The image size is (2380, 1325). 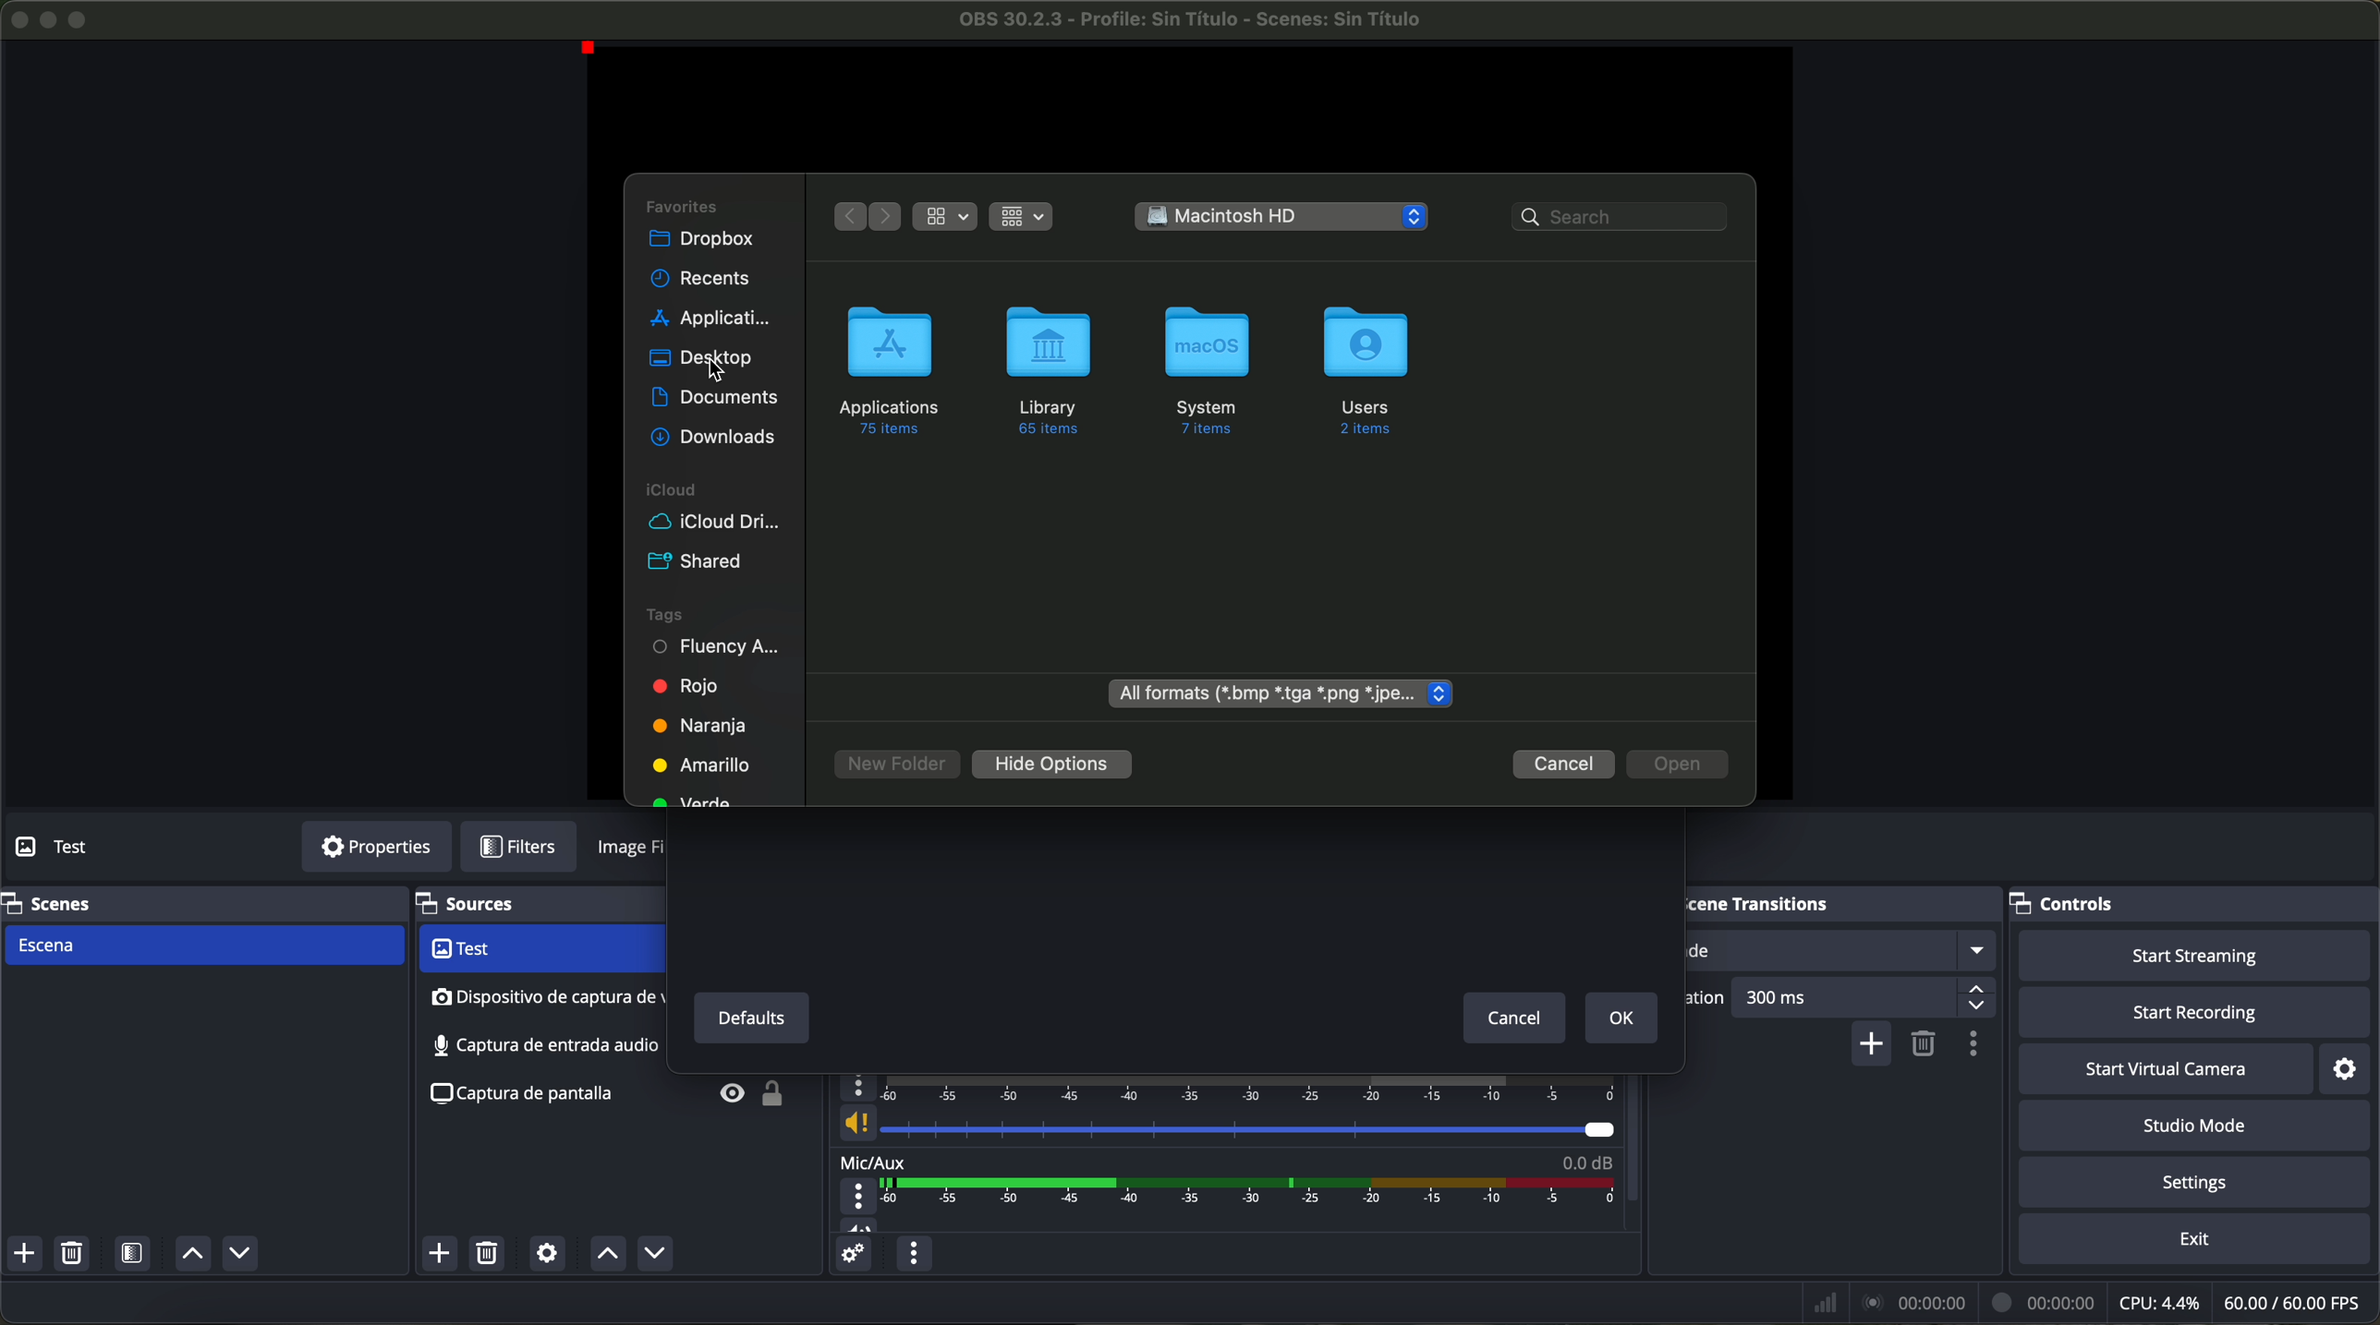 I want to click on start virtual camera, so click(x=2166, y=1068).